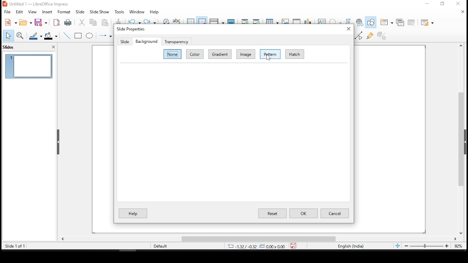 Image resolution: width=468 pixels, height=263 pixels. I want to click on save, so click(295, 246).